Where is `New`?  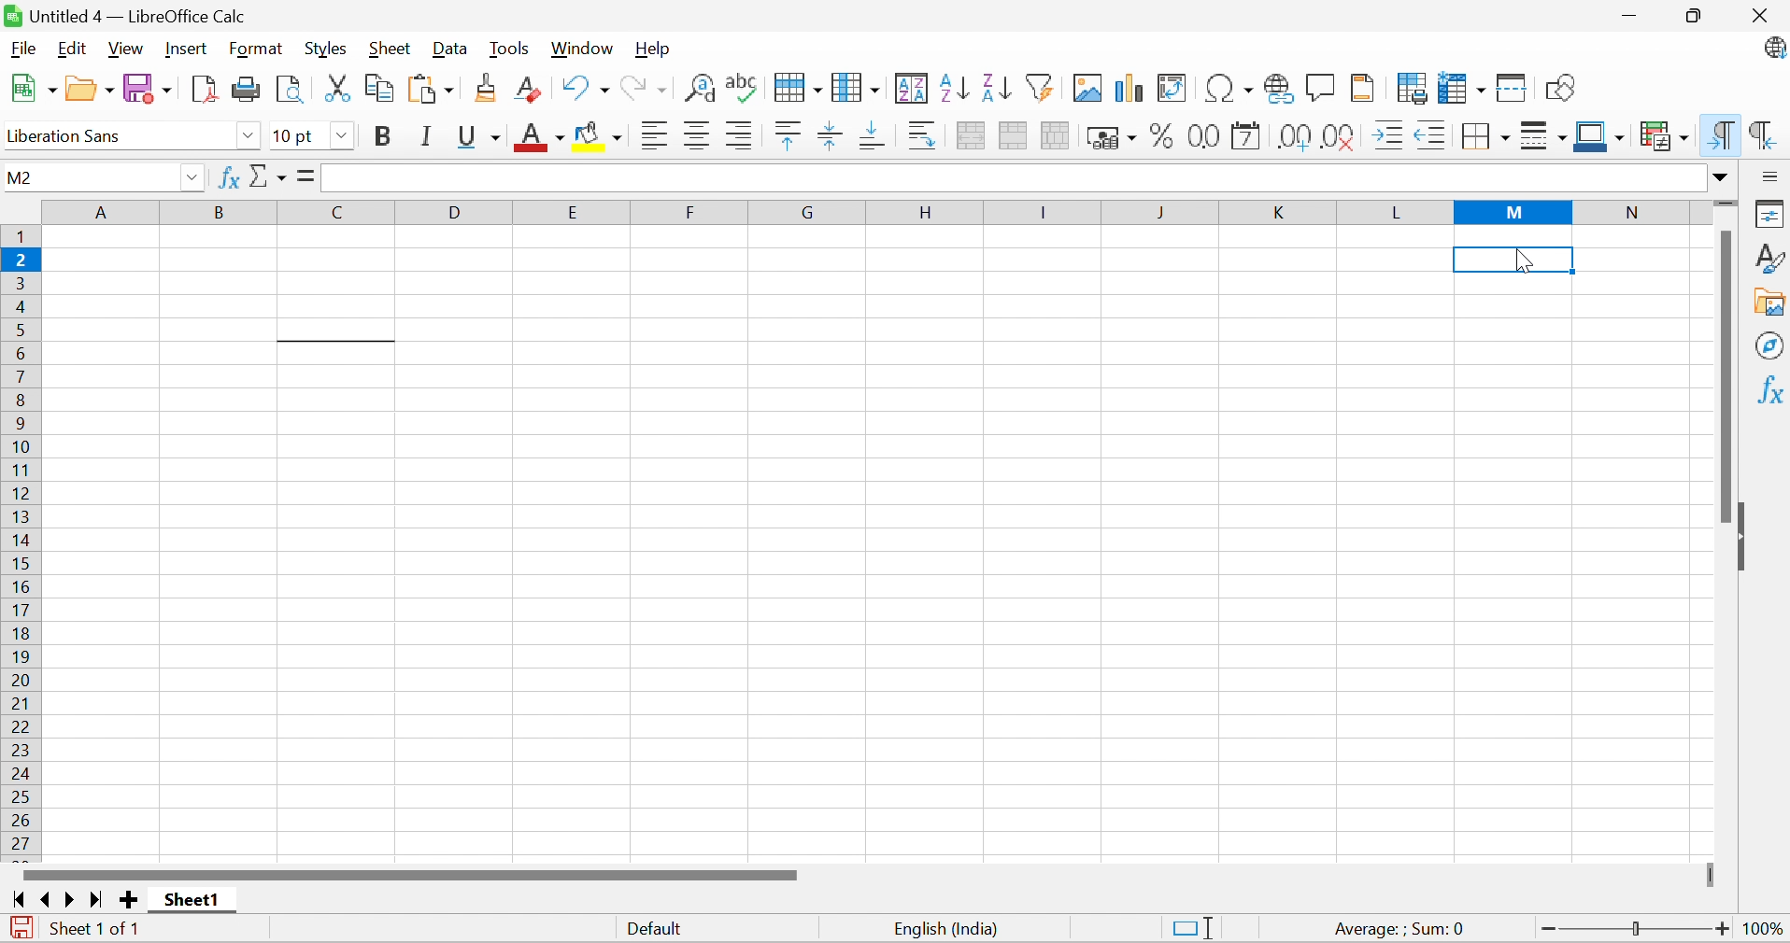 New is located at coordinates (33, 89).